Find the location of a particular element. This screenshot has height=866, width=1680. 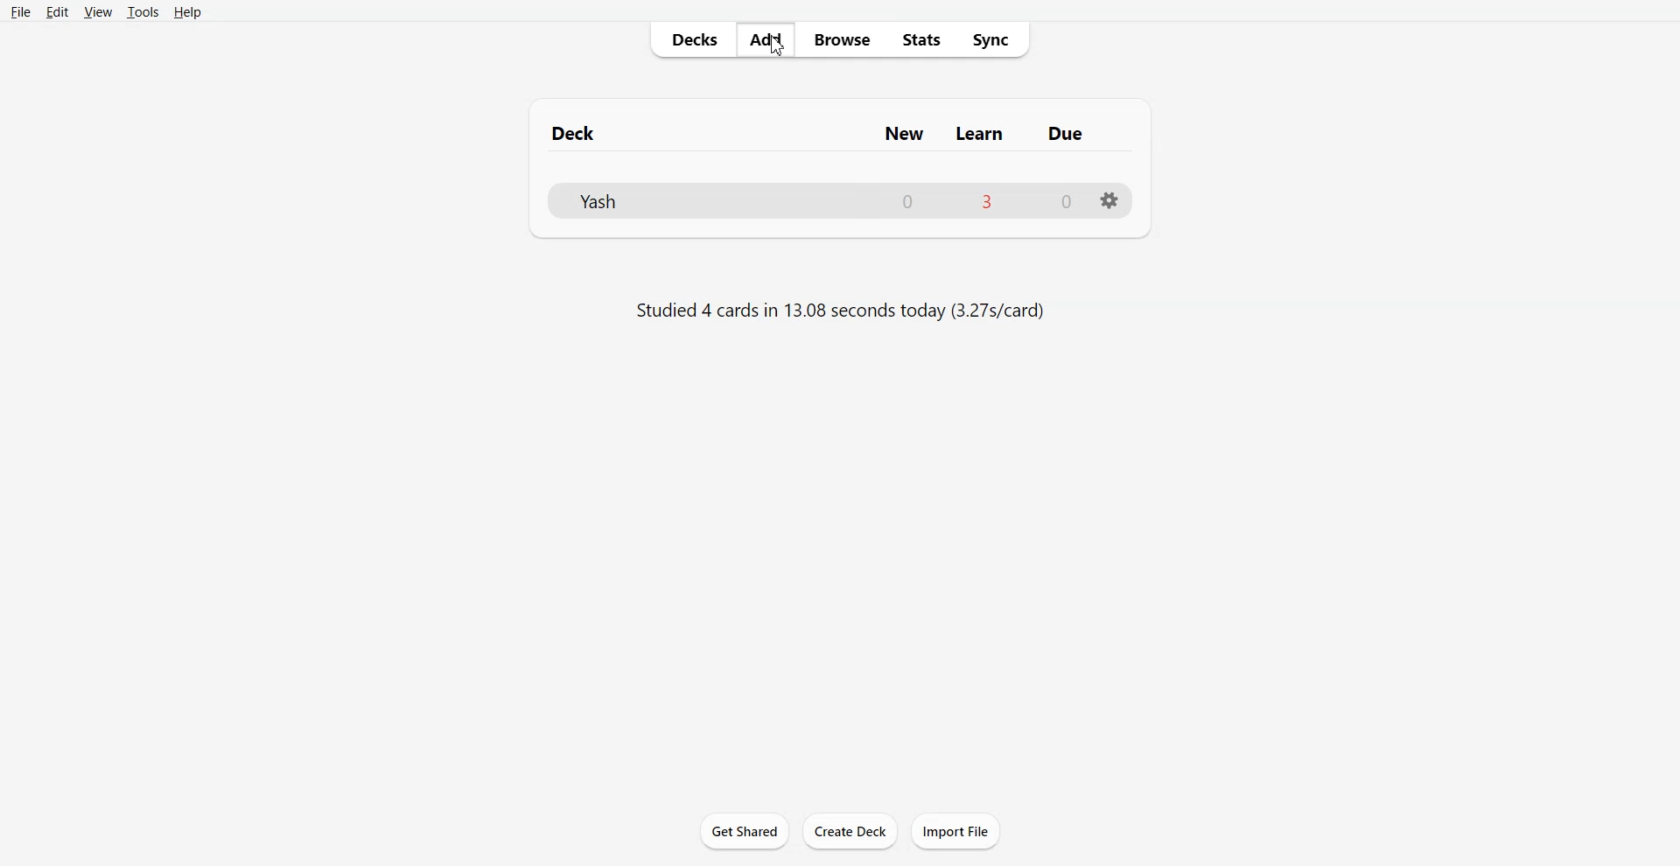

View is located at coordinates (98, 11).